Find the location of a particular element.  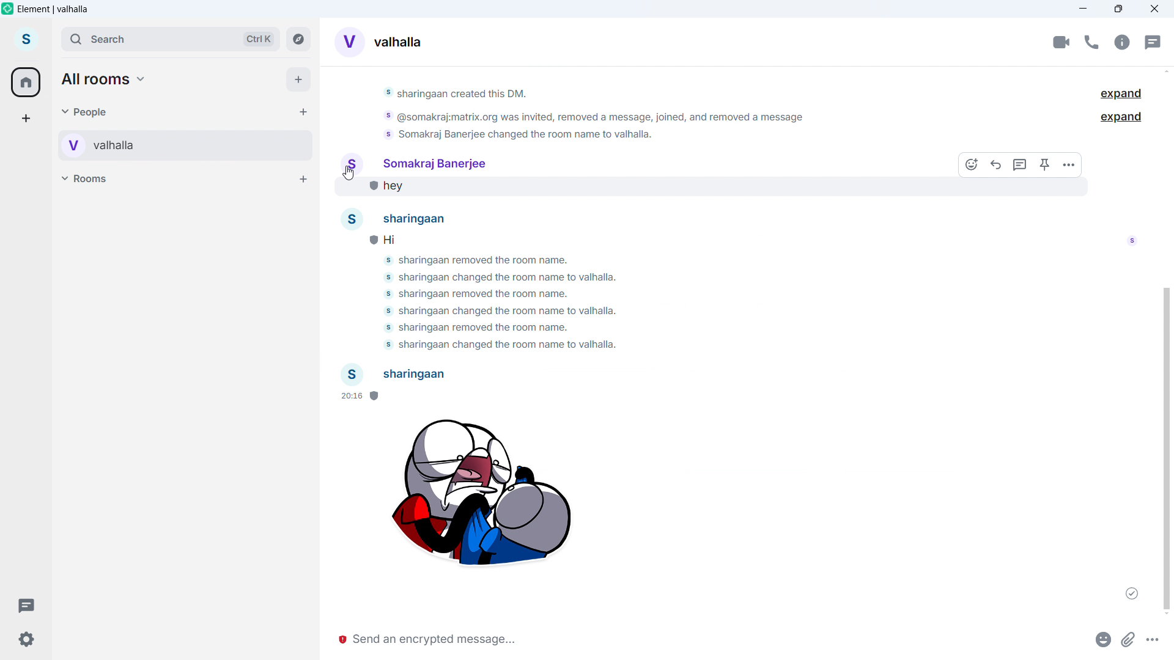

account is located at coordinates (26, 40).